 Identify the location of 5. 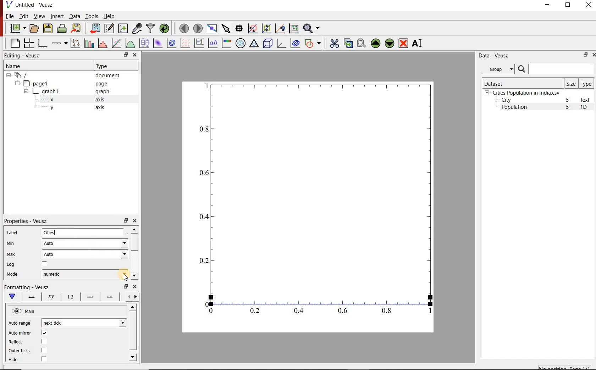
(568, 107).